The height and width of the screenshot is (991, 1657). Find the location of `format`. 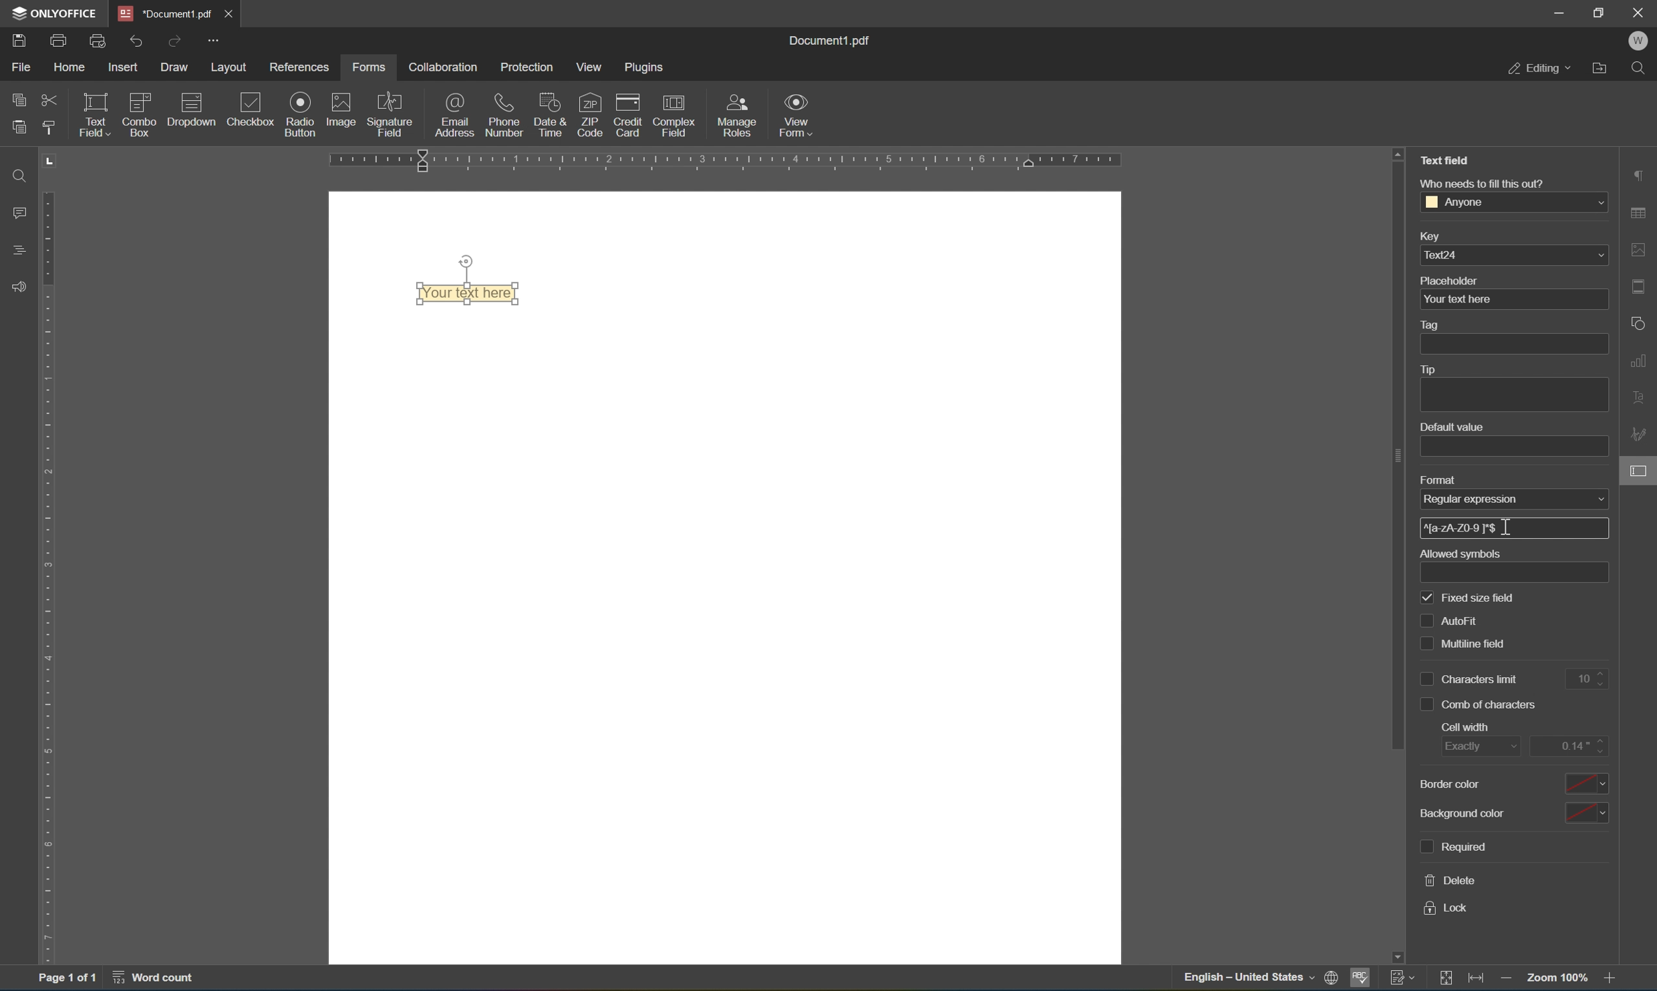

format is located at coordinates (1439, 481).